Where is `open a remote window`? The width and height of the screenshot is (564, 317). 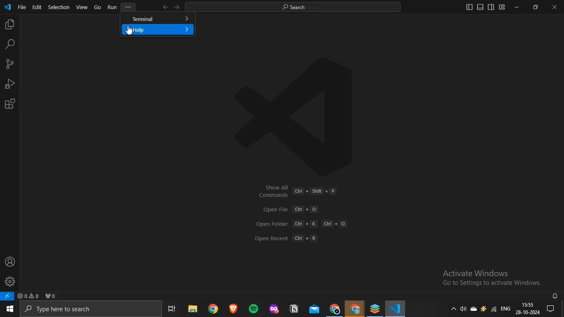 open a remote window is located at coordinates (8, 296).